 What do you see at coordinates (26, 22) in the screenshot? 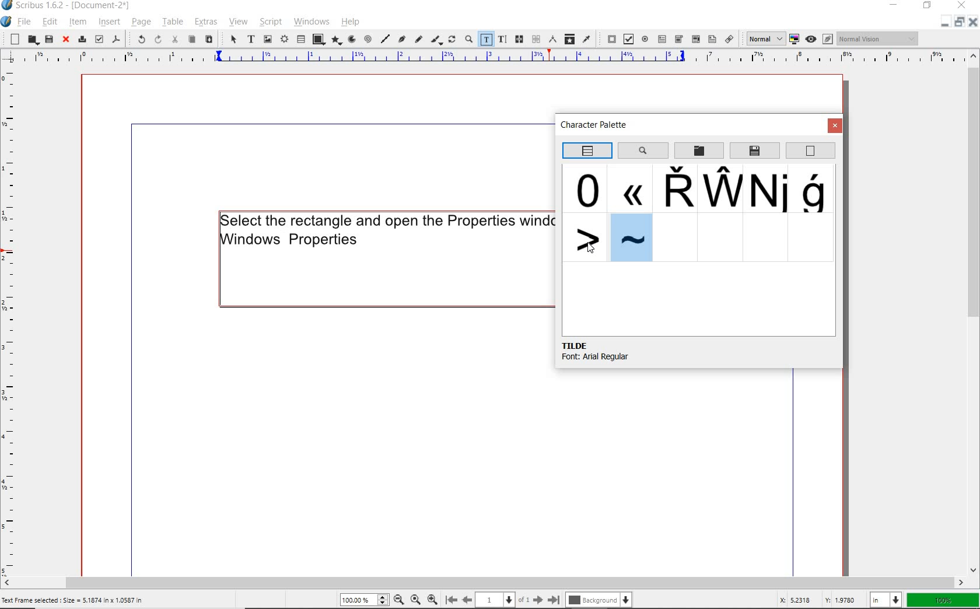
I see `file` at bounding box center [26, 22].